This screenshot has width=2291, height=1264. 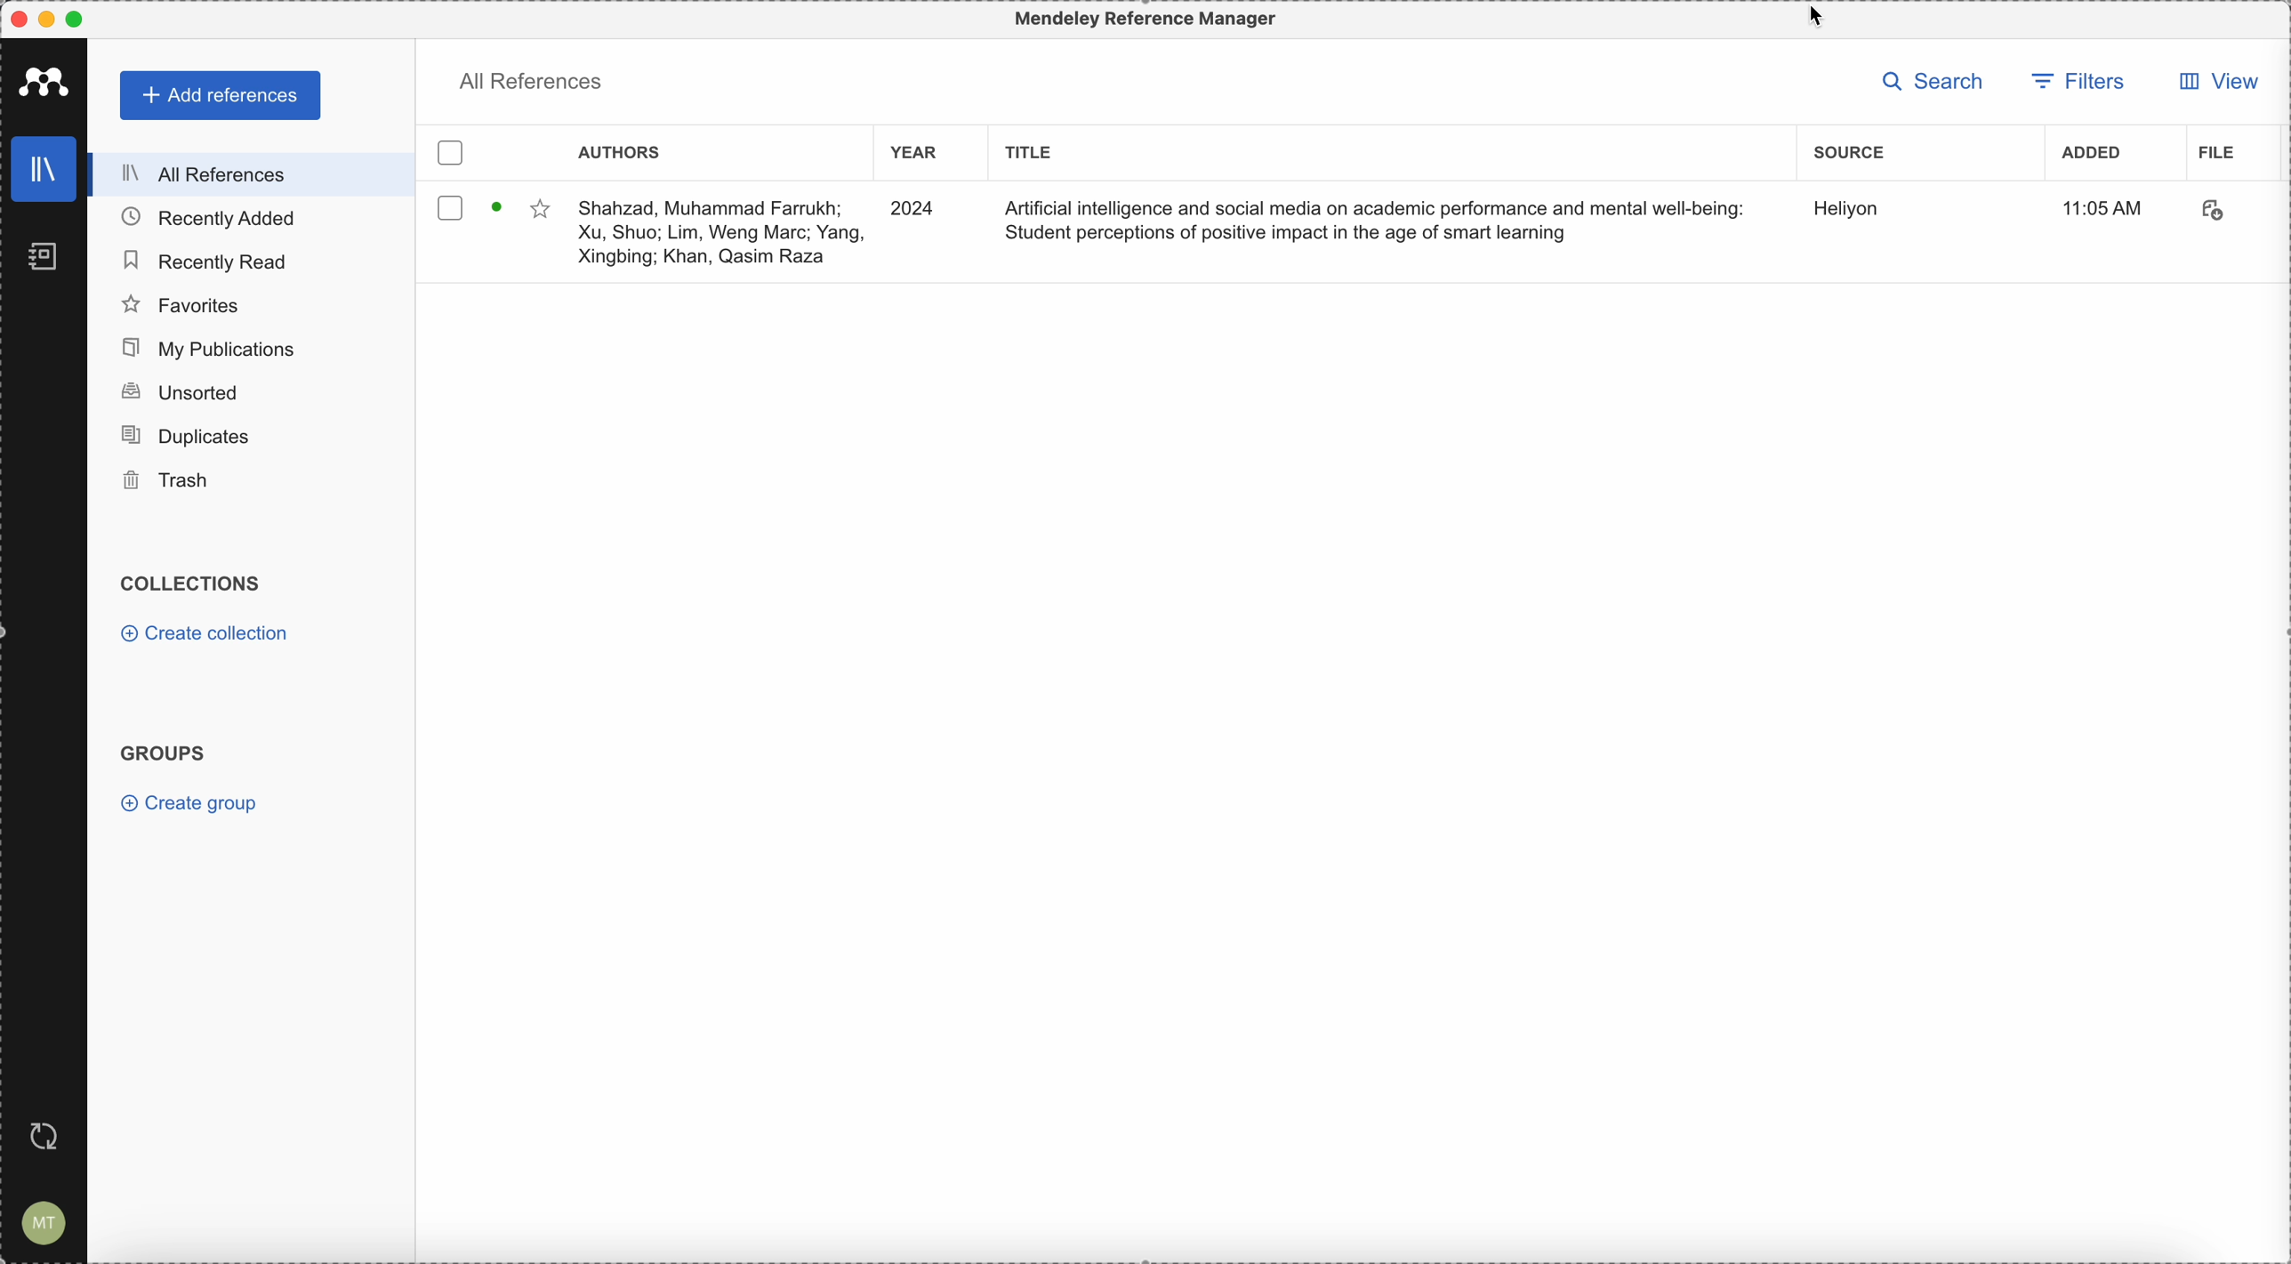 I want to click on source, so click(x=1812, y=16).